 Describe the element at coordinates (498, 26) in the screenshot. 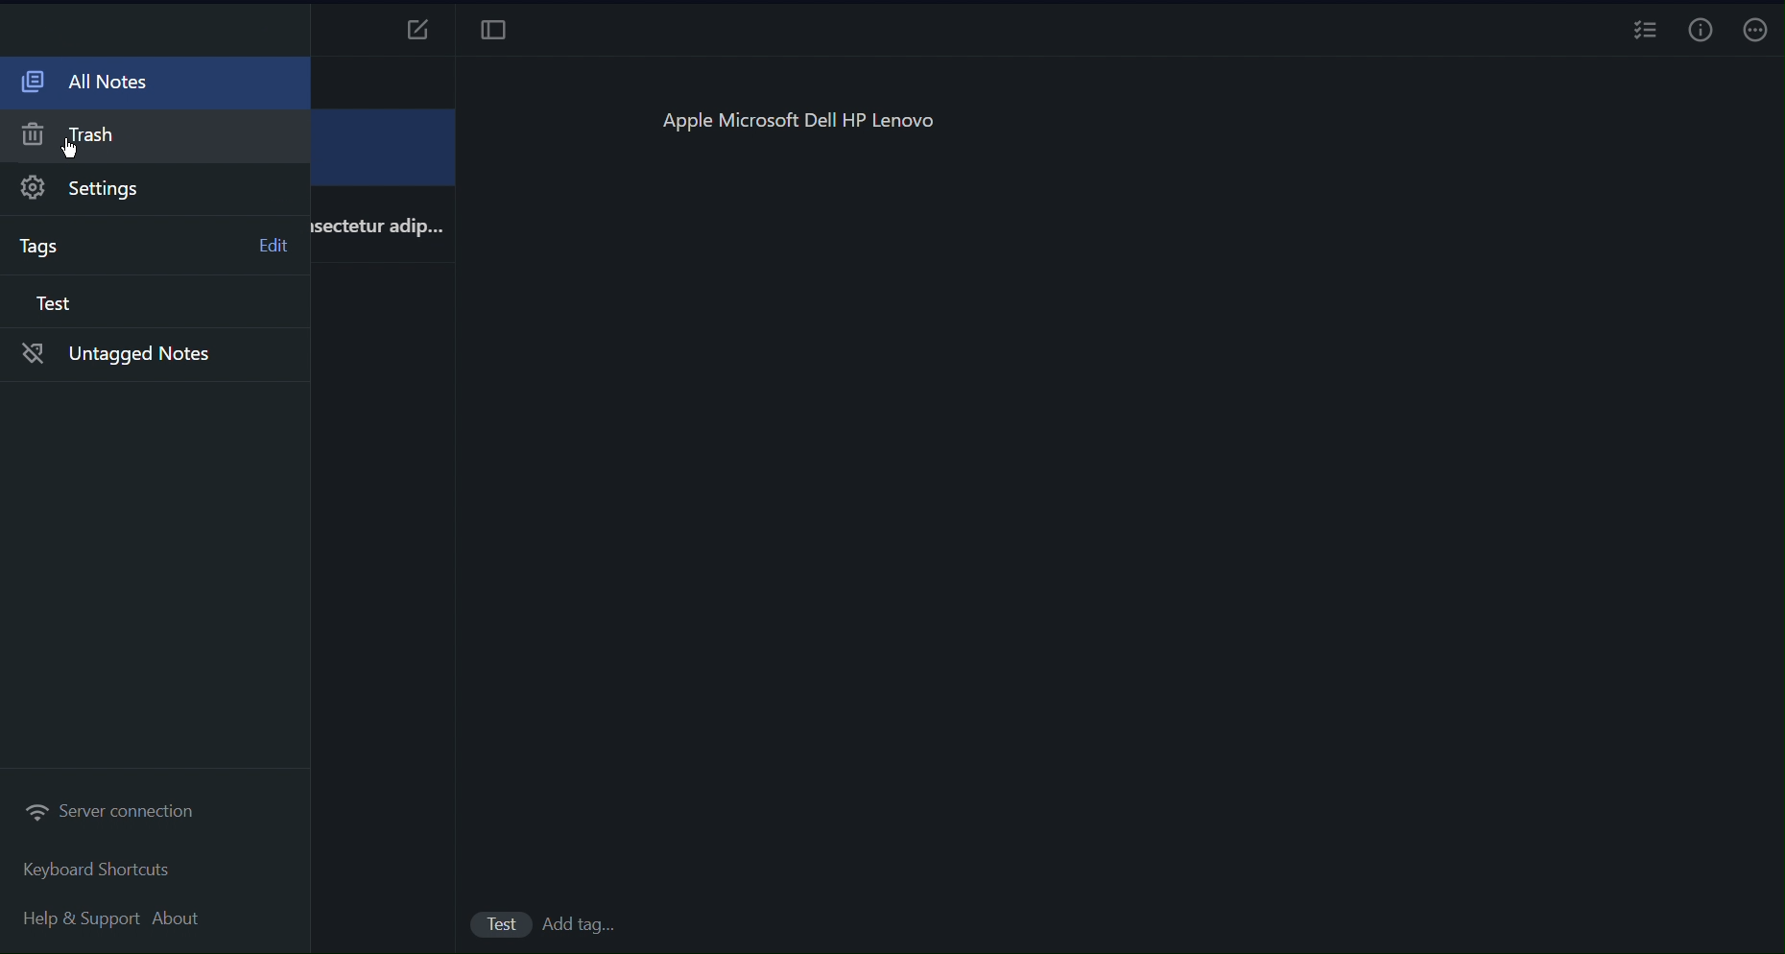

I see `Focus Mode` at that location.